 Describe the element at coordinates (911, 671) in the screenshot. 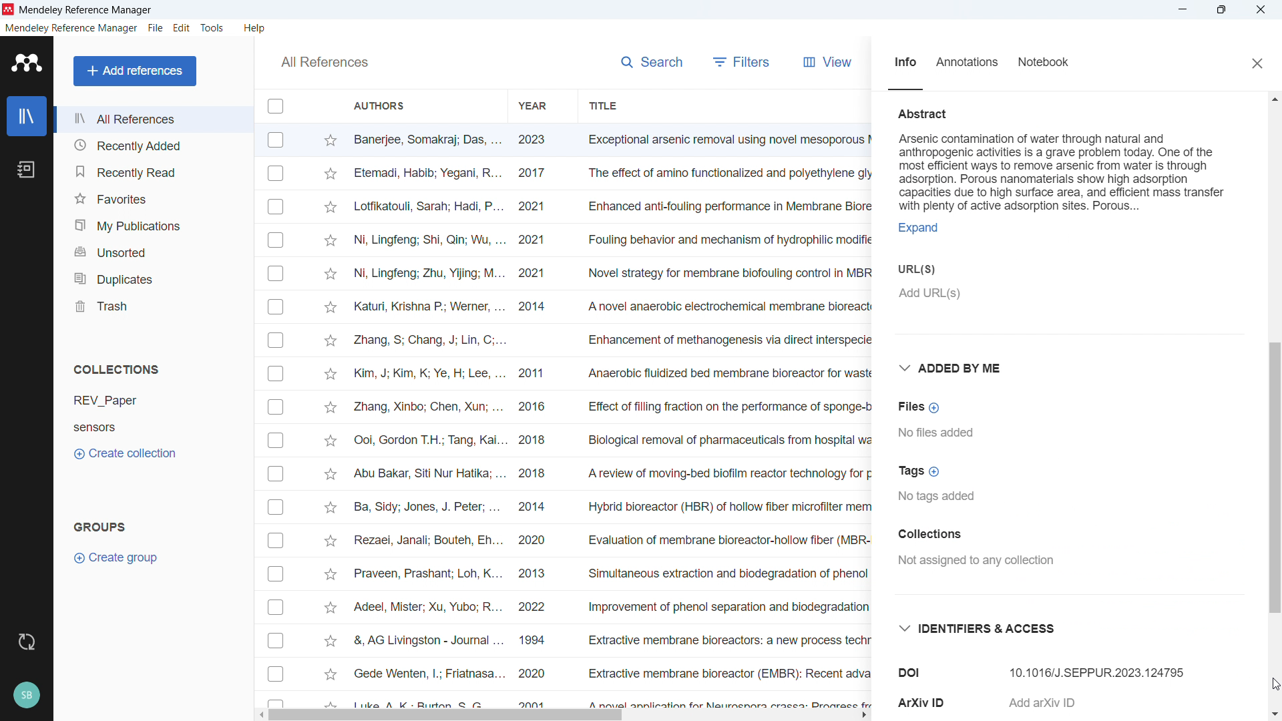

I see `doi` at that location.